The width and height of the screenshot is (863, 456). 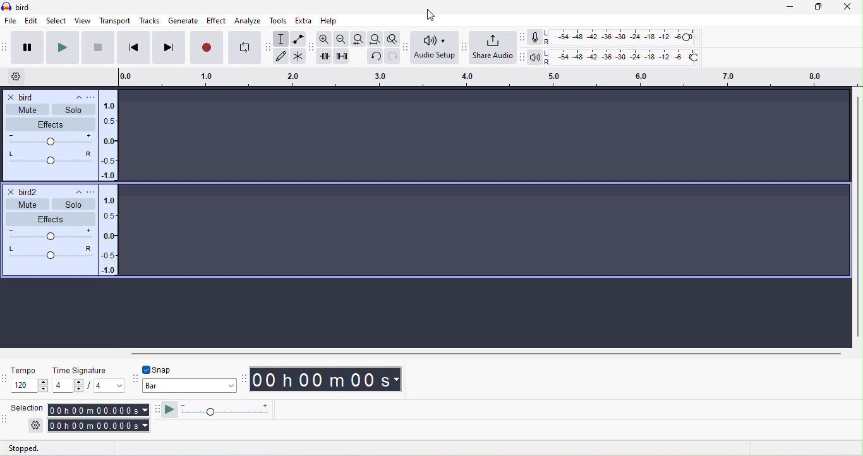 What do you see at coordinates (150, 21) in the screenshot?
I see `tracks` at bounding box center [150, 21].